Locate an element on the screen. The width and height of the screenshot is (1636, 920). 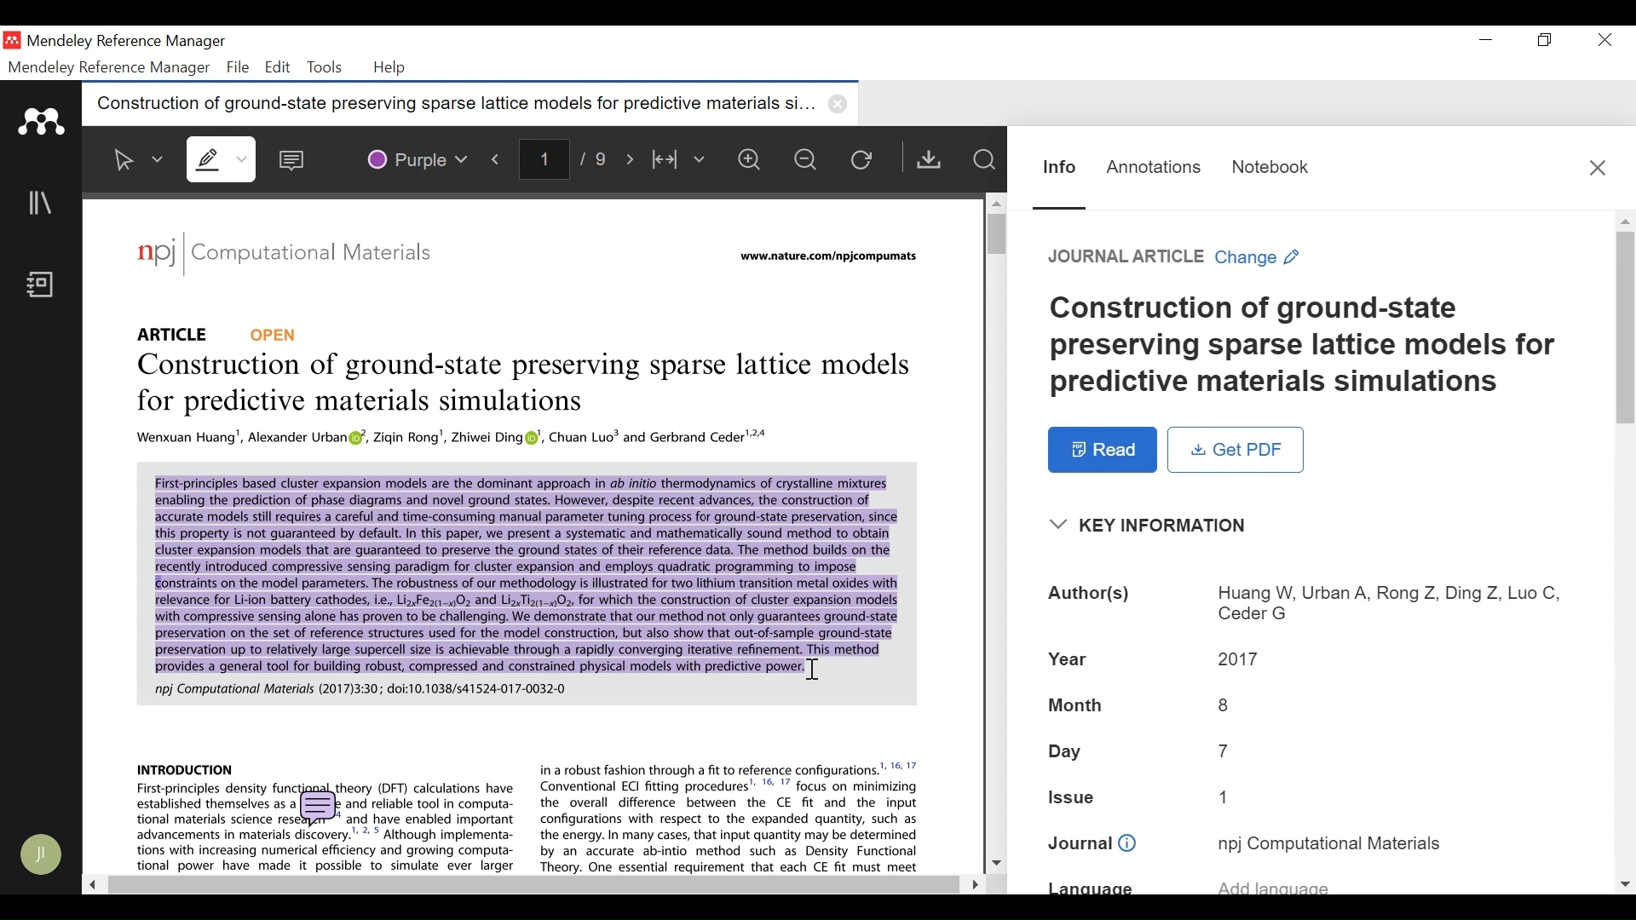
Notebook is located at coordinates (1271, 167).